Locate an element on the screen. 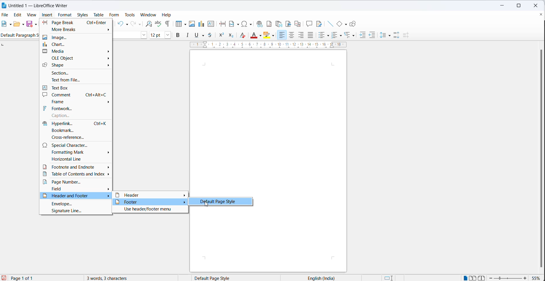  Untitled 1 - Litre Office Writer is located at coordinates (38, 5).